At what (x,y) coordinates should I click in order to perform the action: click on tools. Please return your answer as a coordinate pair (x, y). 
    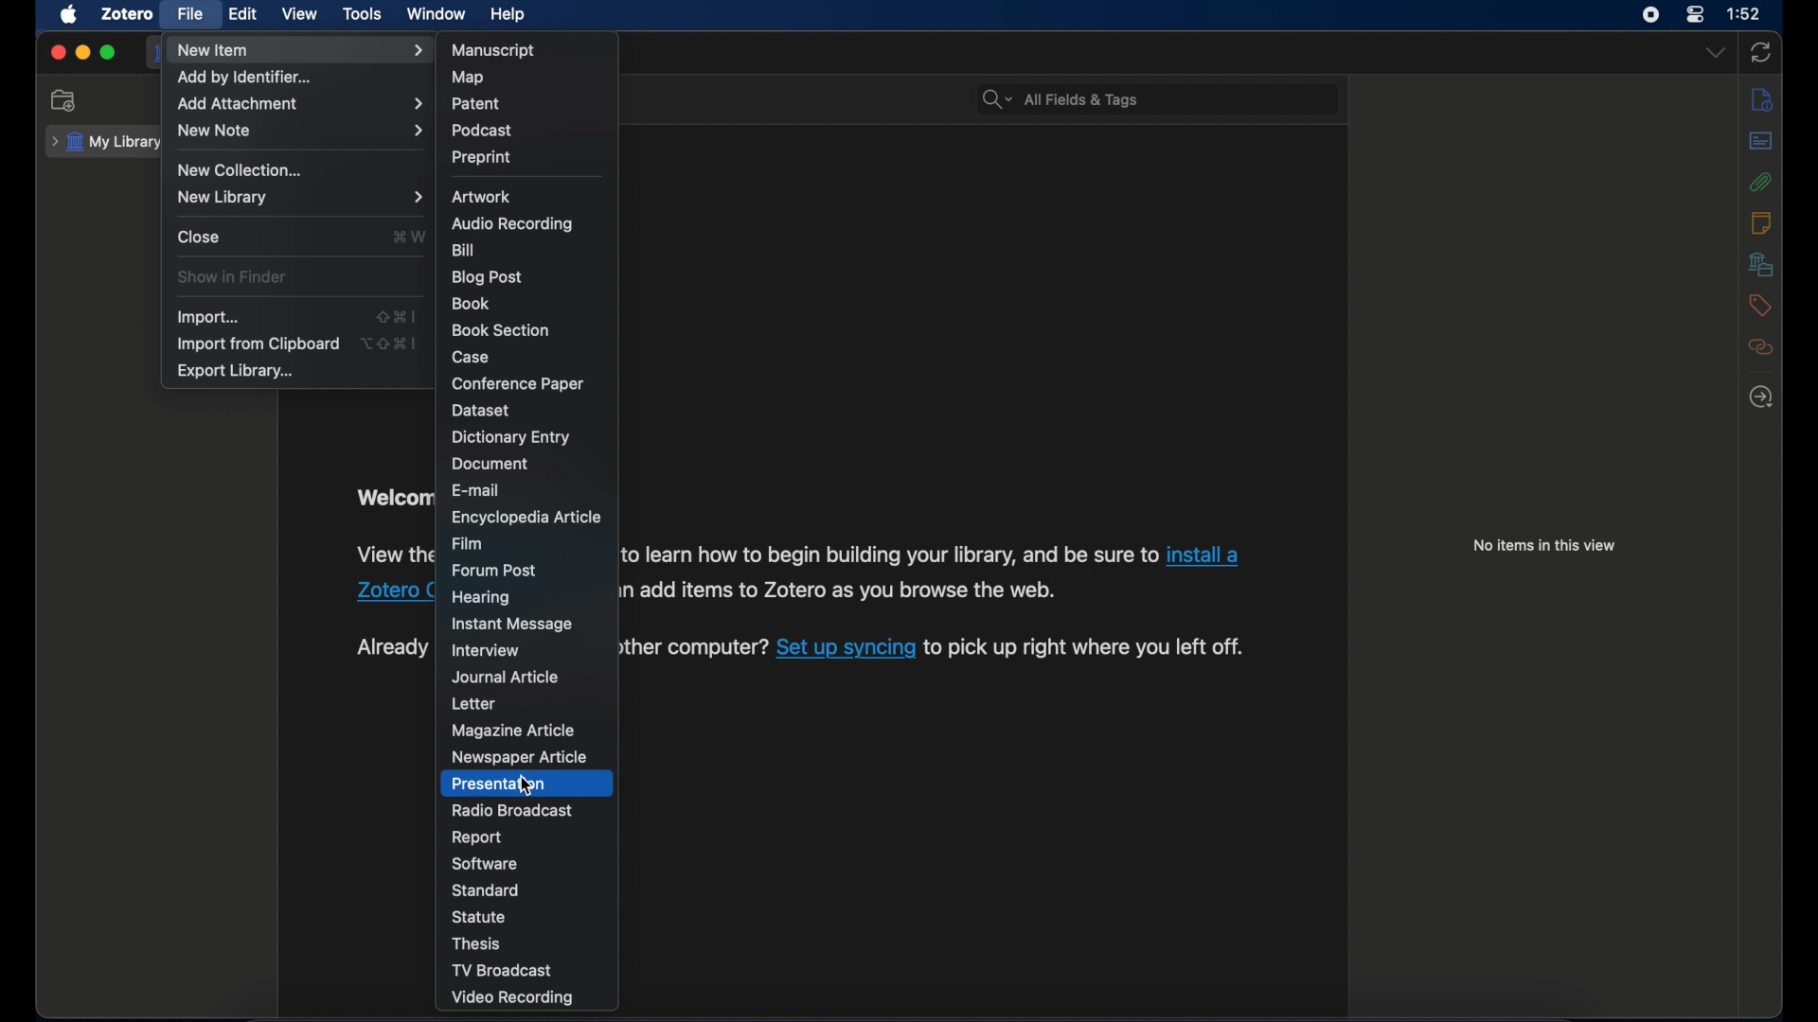
    Looking at the image, I should click on (362, 13).